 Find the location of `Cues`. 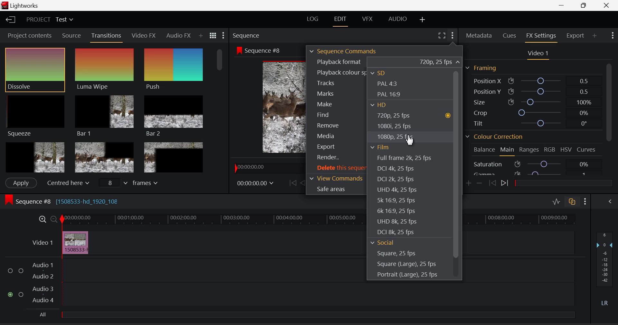

Cues is located at coordinates (510, 35).